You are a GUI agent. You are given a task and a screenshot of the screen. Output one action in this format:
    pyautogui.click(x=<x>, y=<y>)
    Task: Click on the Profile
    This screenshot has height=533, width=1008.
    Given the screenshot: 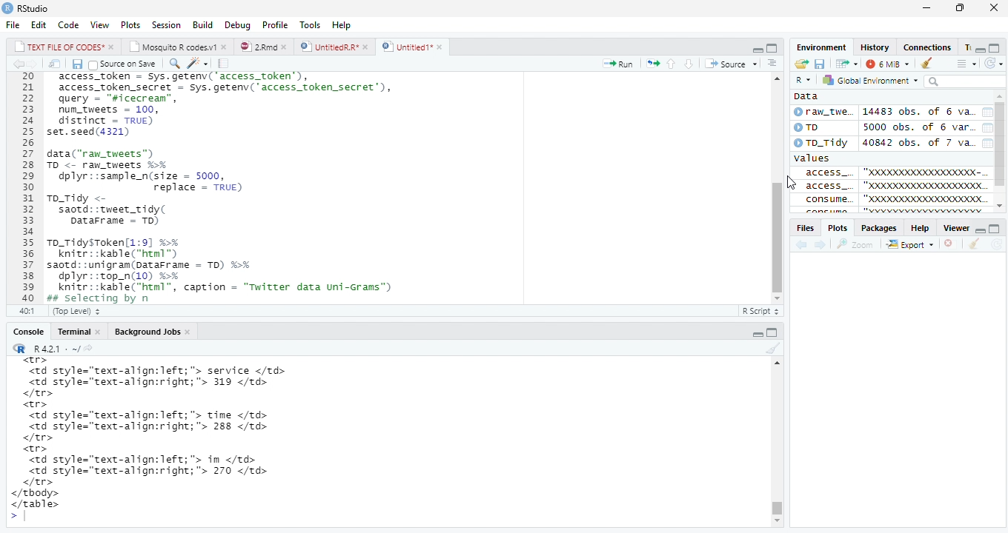 What is the action you would take?
    pyautogui.click(x=275, y=24)
    